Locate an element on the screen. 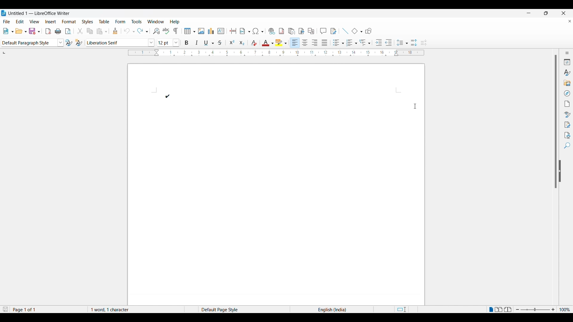  Accessibility check is located at coordinates (566, 135).